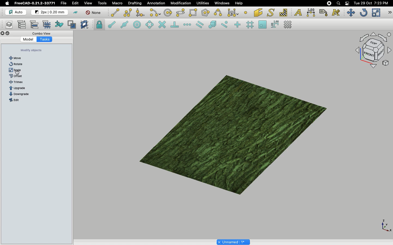  I want to click on Tools, so click(103, 3).